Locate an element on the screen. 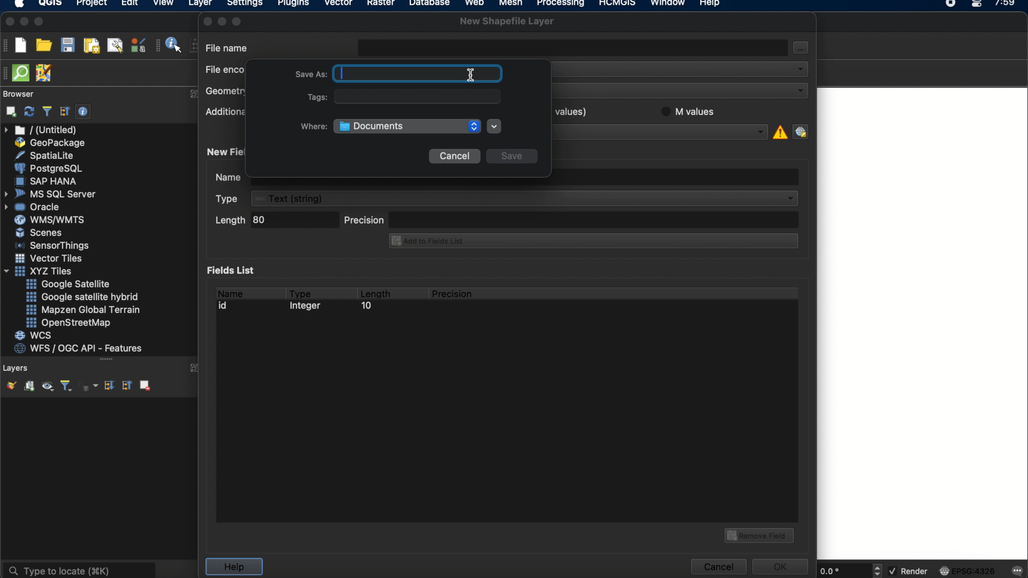  recorder icon is located at coordinates (952, 4).